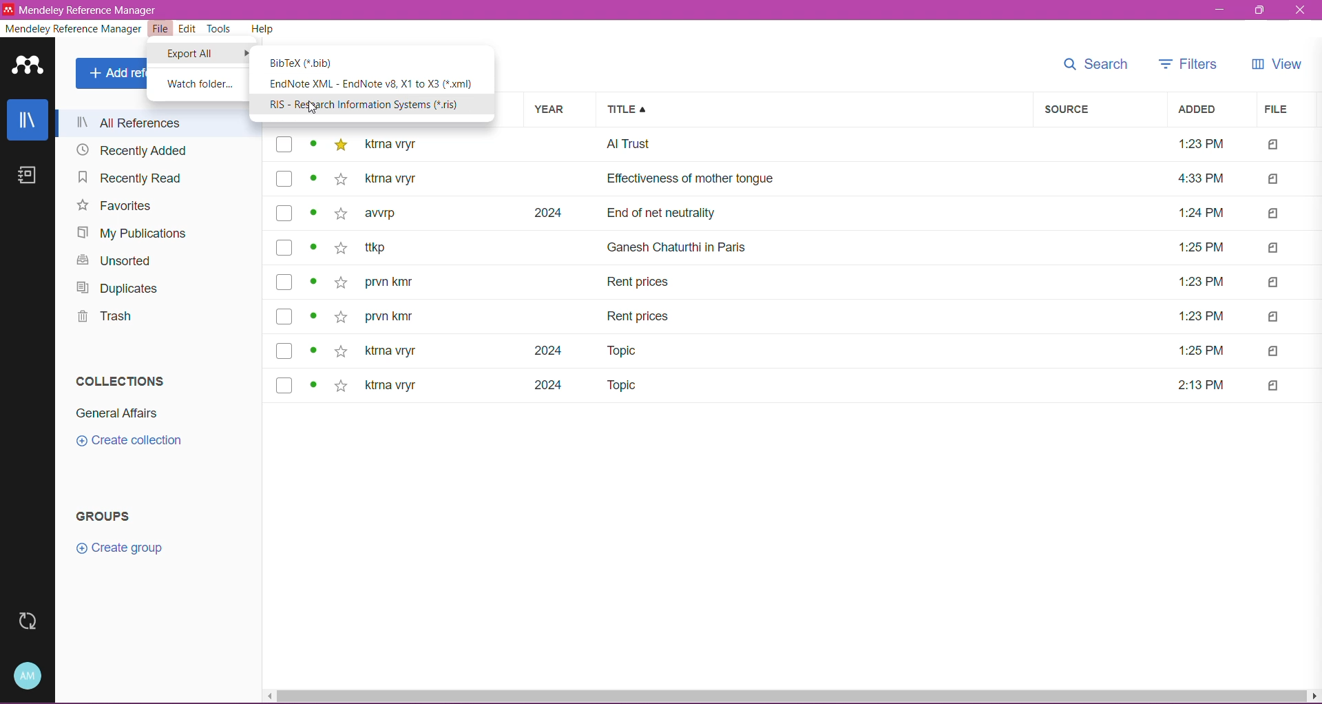 Image resolution: width=1322 pixels, height=704 pixels. I want to click on Click to view details of items, so click(315, 265).